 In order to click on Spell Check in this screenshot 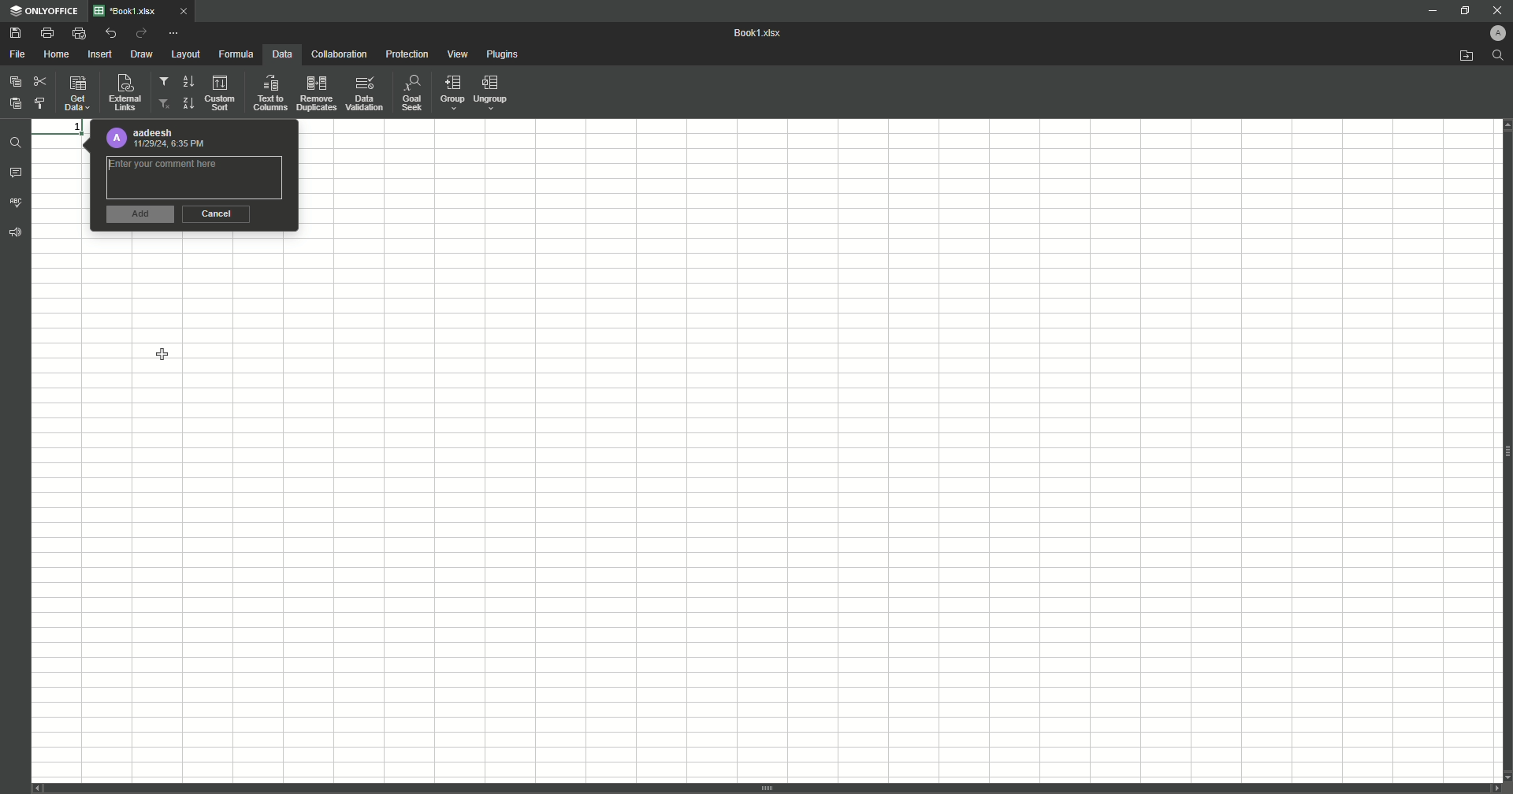, I will do `click(17, 202)`.